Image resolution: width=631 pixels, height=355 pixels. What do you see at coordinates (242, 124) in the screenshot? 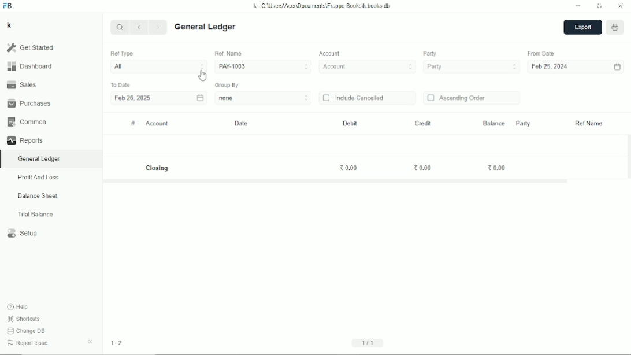
I see `Date` at bounding box center [242, 124].